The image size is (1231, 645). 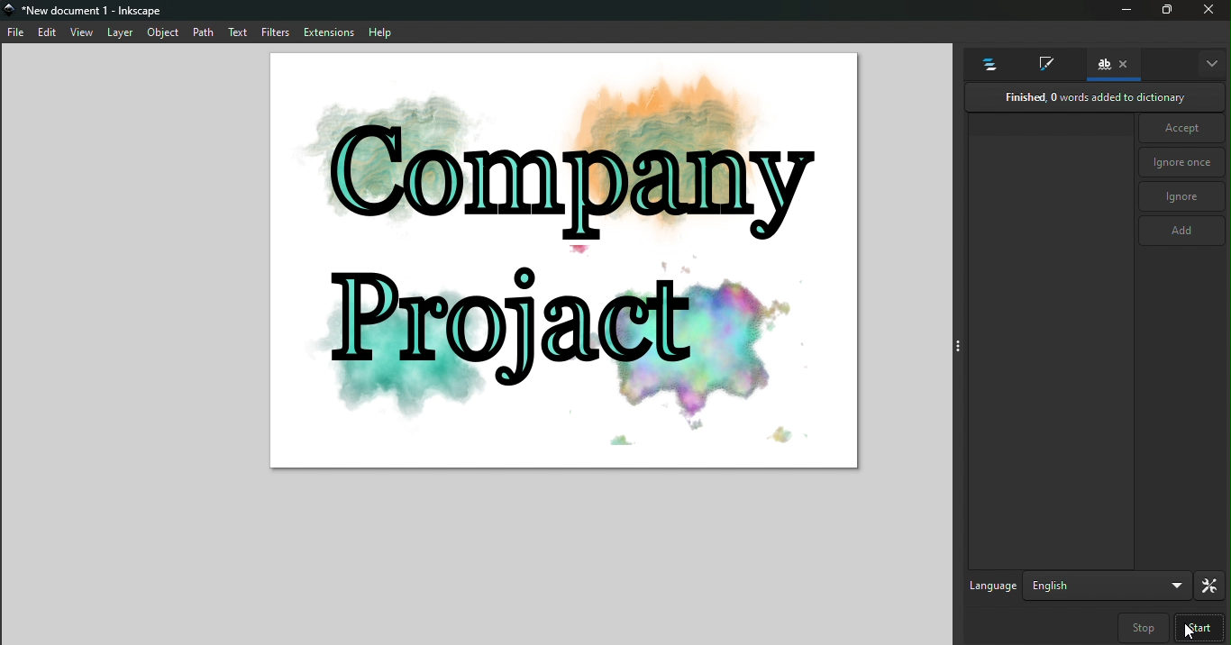 What do you see at coordinates (989, 63) in the screenshot?
I see `Objects and layers` at bounding box center [989, 63].